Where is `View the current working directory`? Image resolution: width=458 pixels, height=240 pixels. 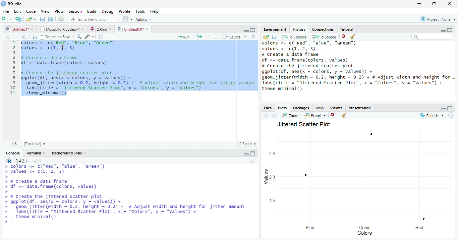 View the current working directory is located at coordinates (41, 160).